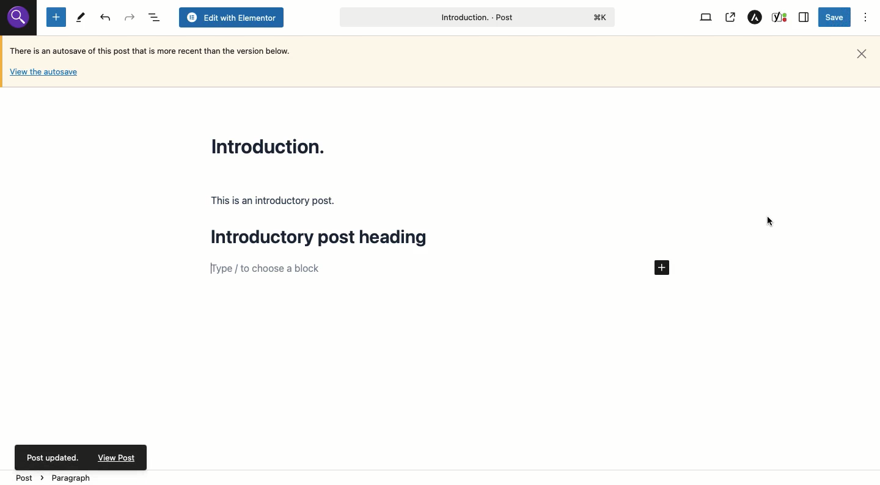 The height and width of the screenshot is (485, 880). I want to click on Close, so click(862, 54).